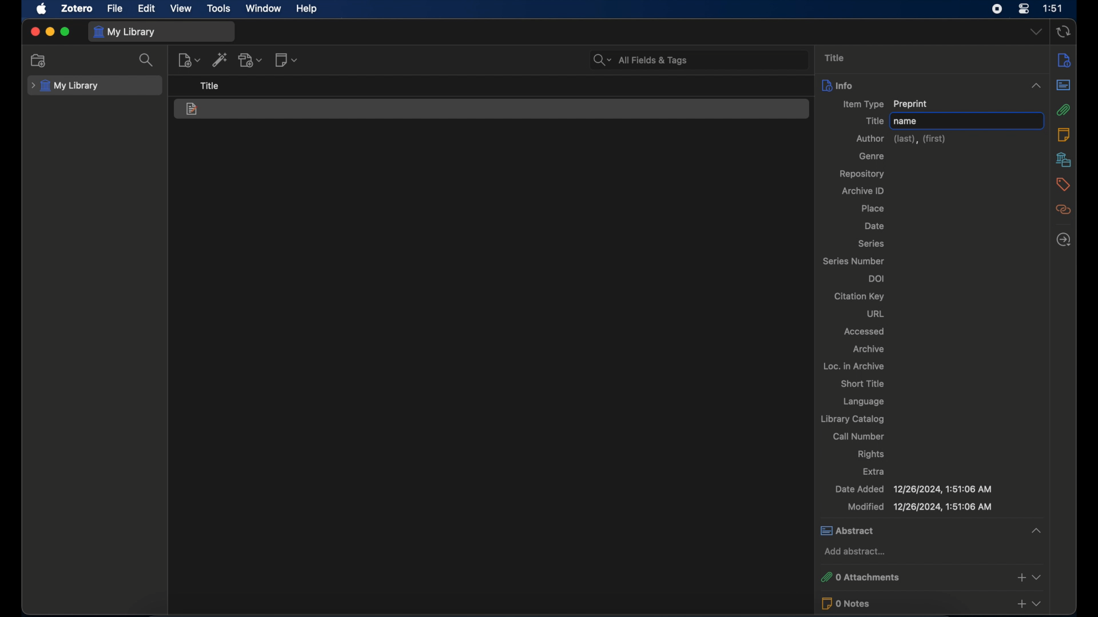  I want to click on 0 notes, so click(931, 603).